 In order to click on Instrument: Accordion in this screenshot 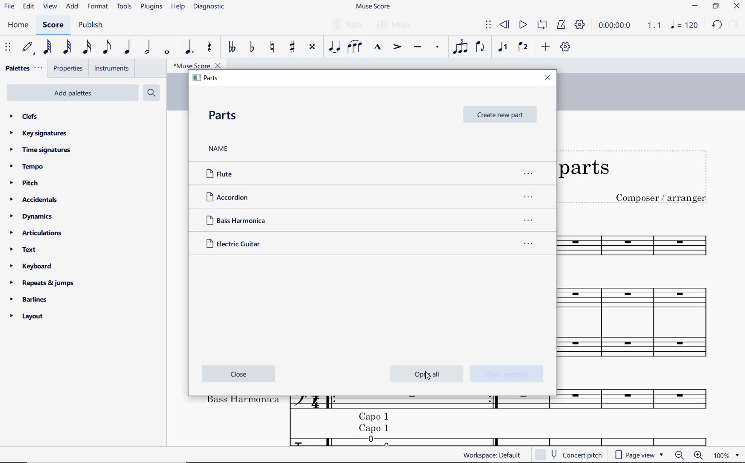, I will do `click(642, 325)`.